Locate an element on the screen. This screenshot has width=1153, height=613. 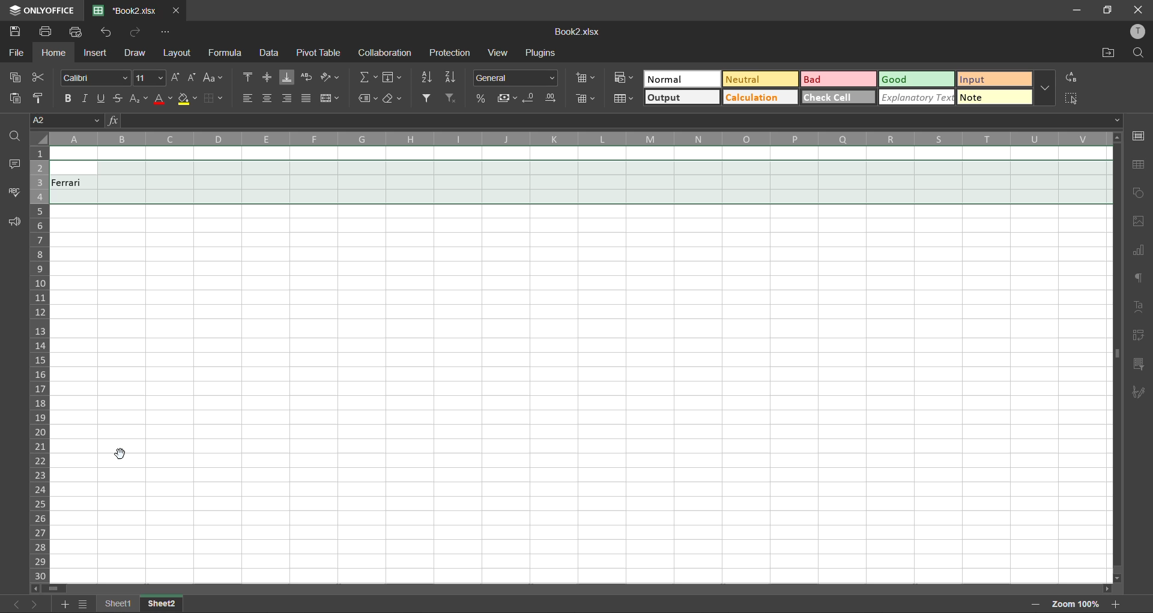
copy is located at coordinates (17, 76).